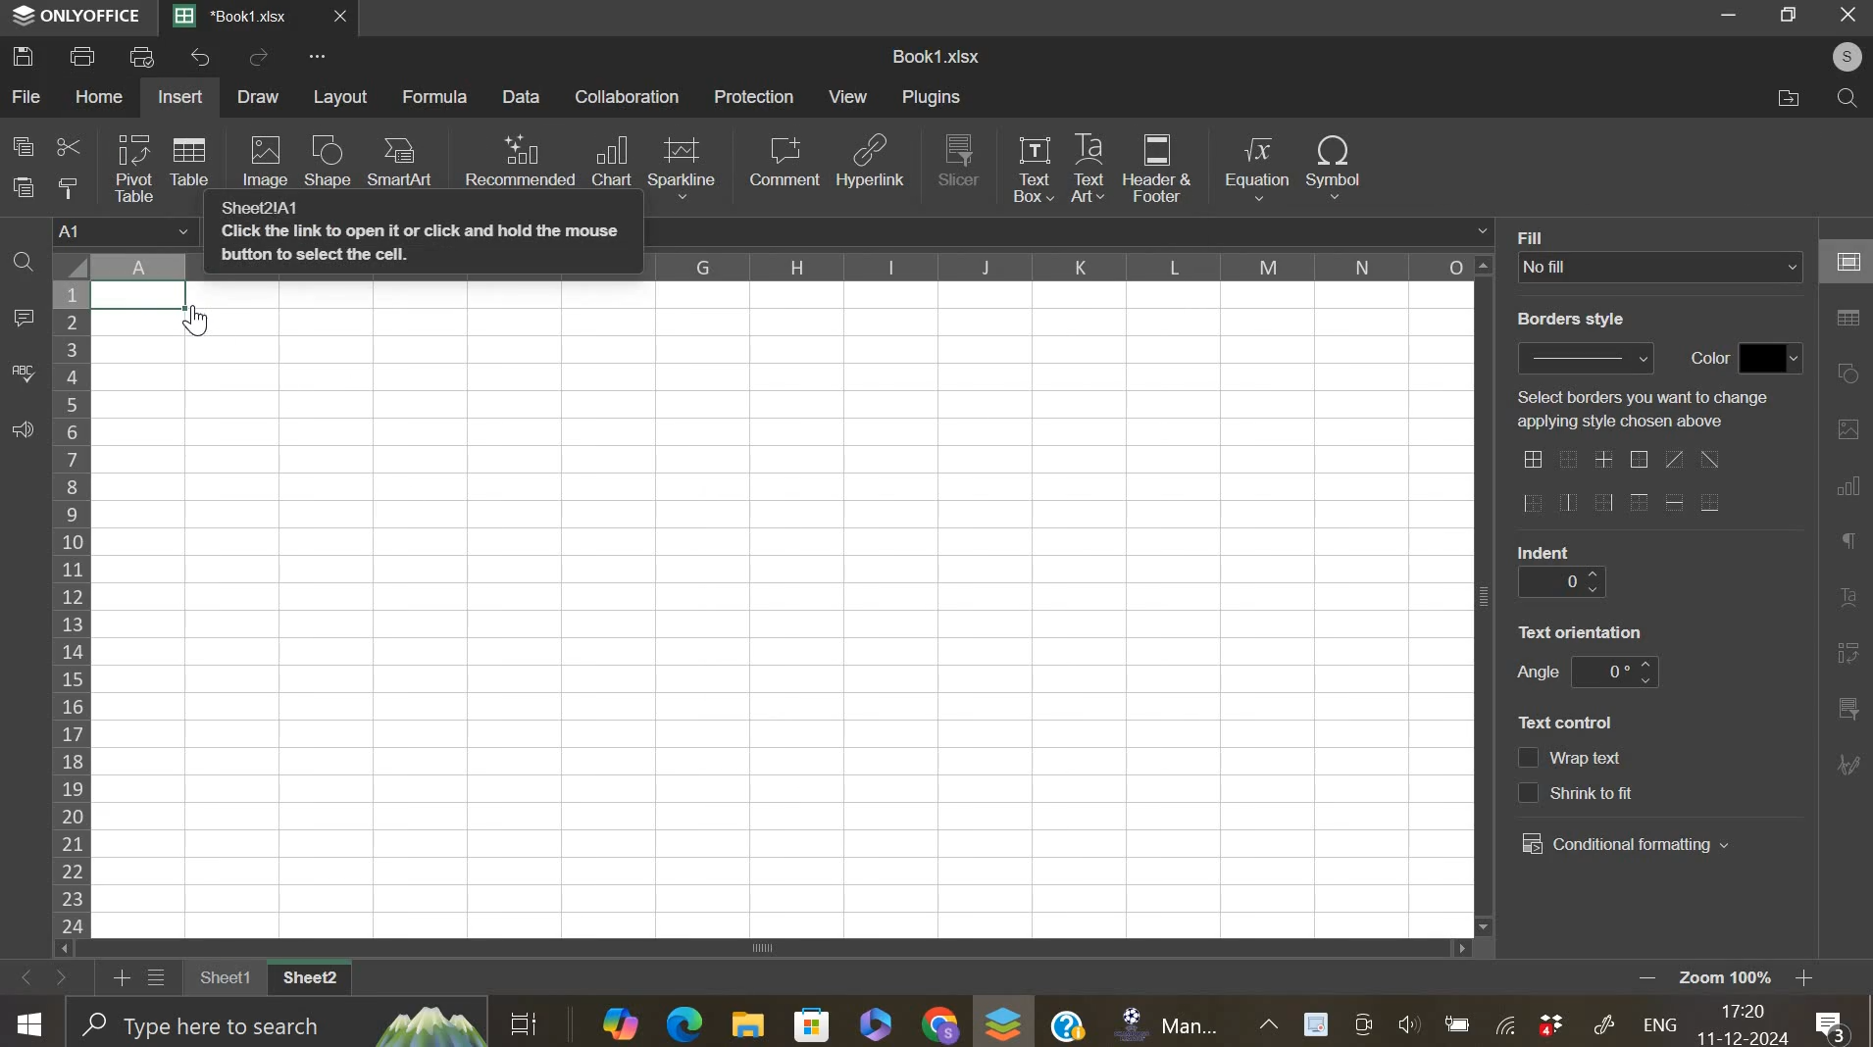  What do you see at coordinates (327, 163) in the screenshot?
I see `shape` at bounding box center [327, 163].